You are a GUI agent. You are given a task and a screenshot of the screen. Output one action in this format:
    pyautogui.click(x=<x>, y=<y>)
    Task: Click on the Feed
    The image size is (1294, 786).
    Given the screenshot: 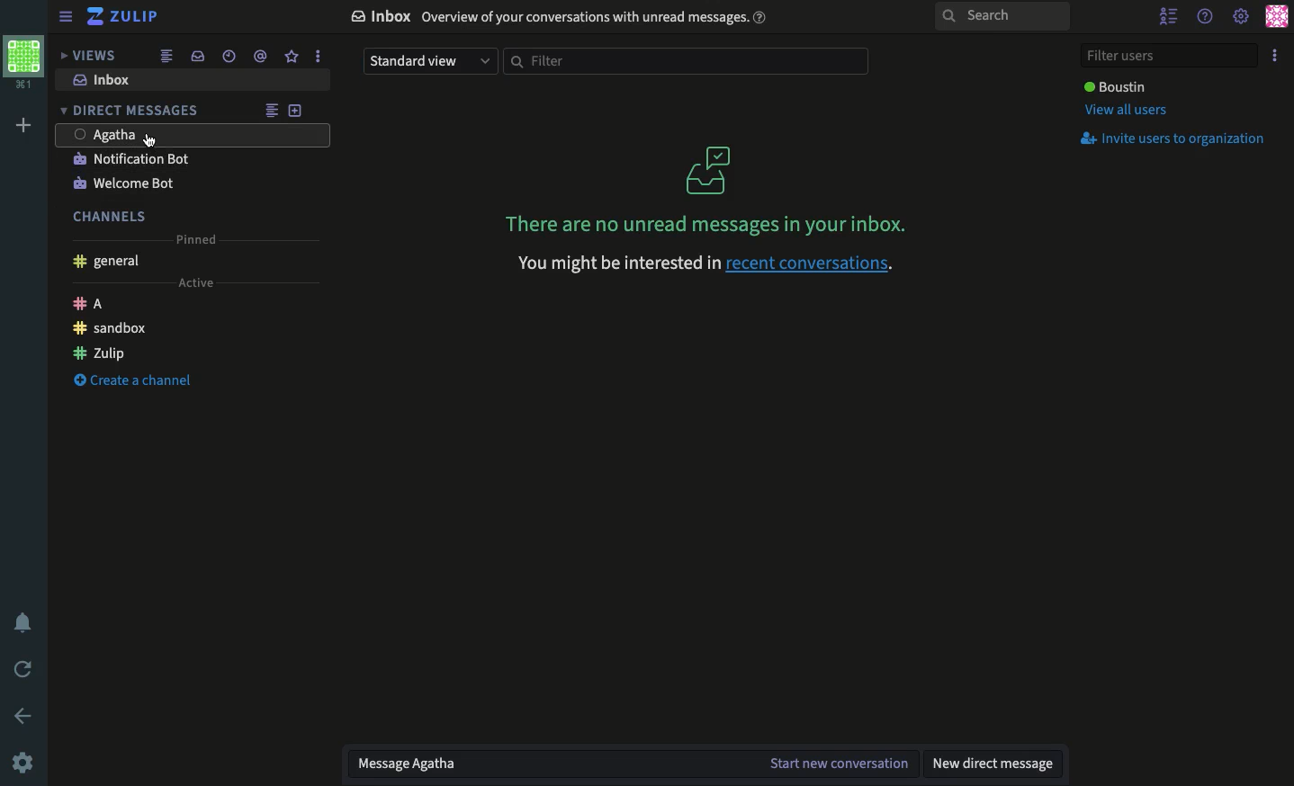 What is the action you would take?
    pyautogui.click(x=168, y=57)
    